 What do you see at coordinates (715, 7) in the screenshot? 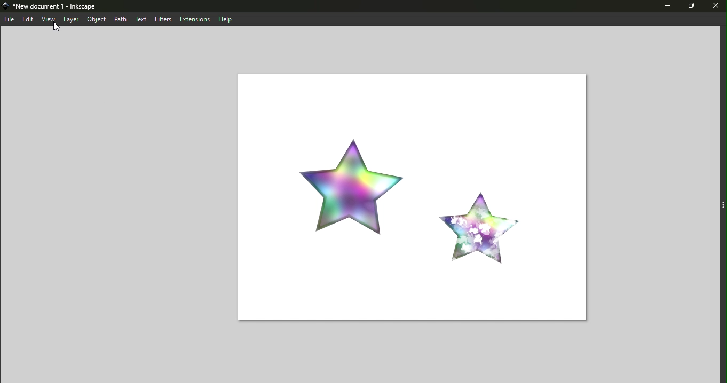
I see `Close` at bounding box center [715, 7].